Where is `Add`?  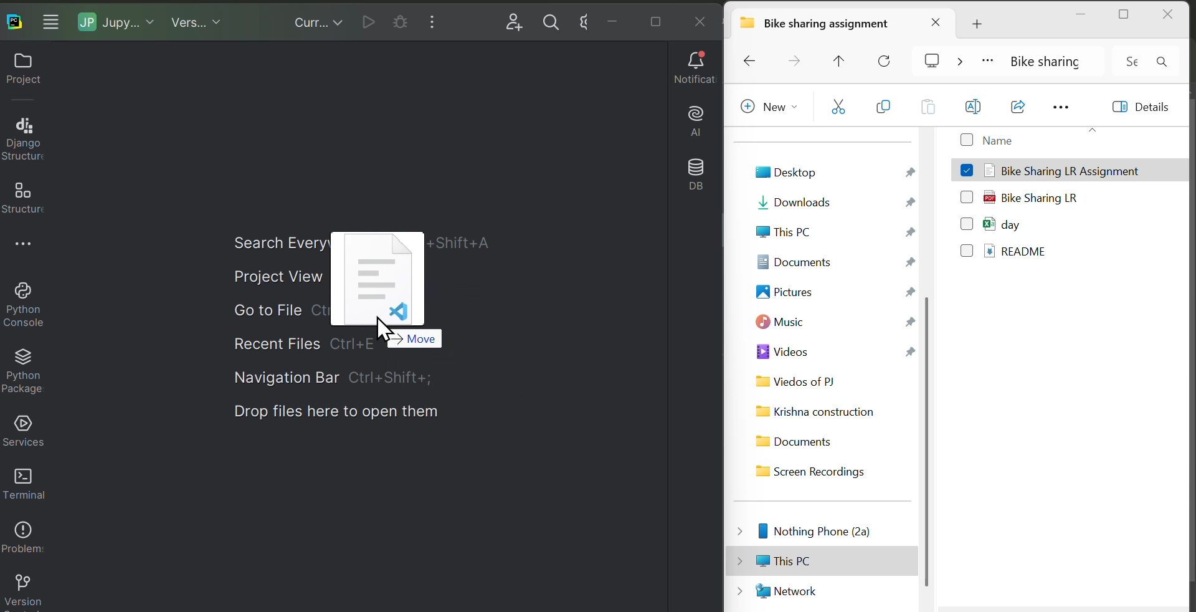 Add is located at coordinates (990, 21).